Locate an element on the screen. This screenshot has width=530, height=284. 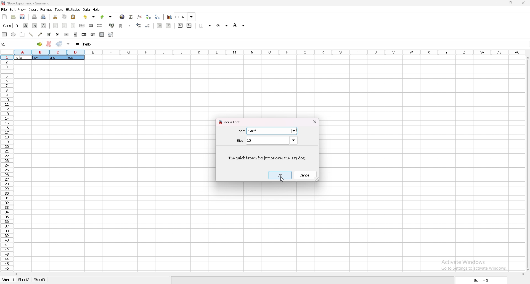
italic is located at coordinates (35, 25).